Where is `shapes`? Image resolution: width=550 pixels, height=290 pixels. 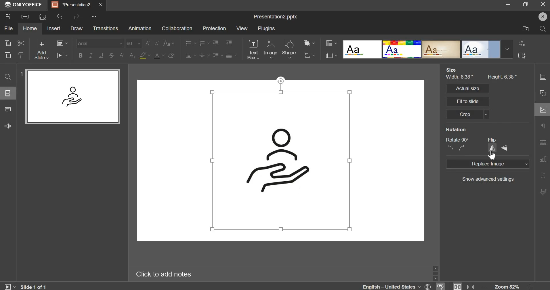
shapes is located at coordinates (542, 94).